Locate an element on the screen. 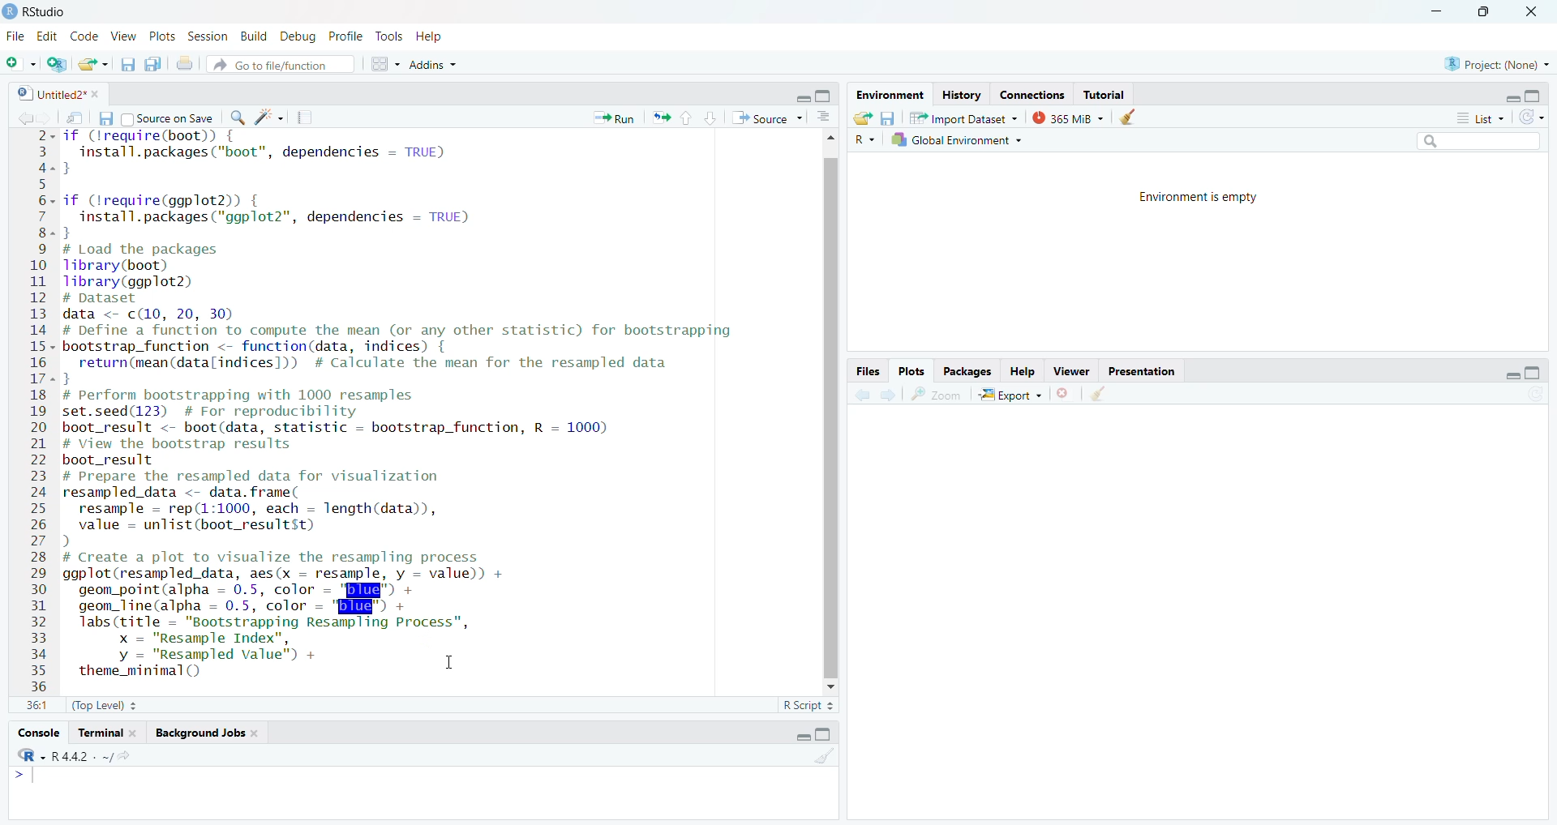 The width and height of the screenshot is (1557, 825). hide r script is located at coordinates (797, 99).